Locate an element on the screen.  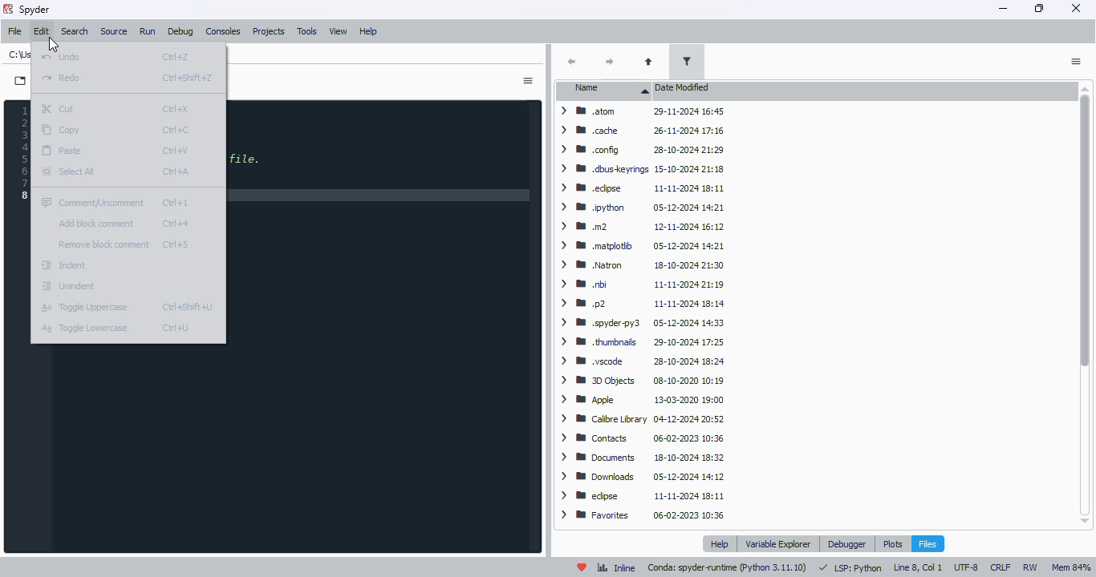
> BB Documents 18-10-2024 18:32 is located at coordinates (638, 457).